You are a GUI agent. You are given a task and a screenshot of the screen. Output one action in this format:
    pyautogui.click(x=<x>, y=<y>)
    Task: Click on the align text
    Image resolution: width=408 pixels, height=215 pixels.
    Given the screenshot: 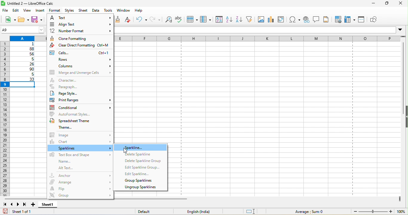 What is the action you would take?
    pyautogui.click(x=79, y=25)
    